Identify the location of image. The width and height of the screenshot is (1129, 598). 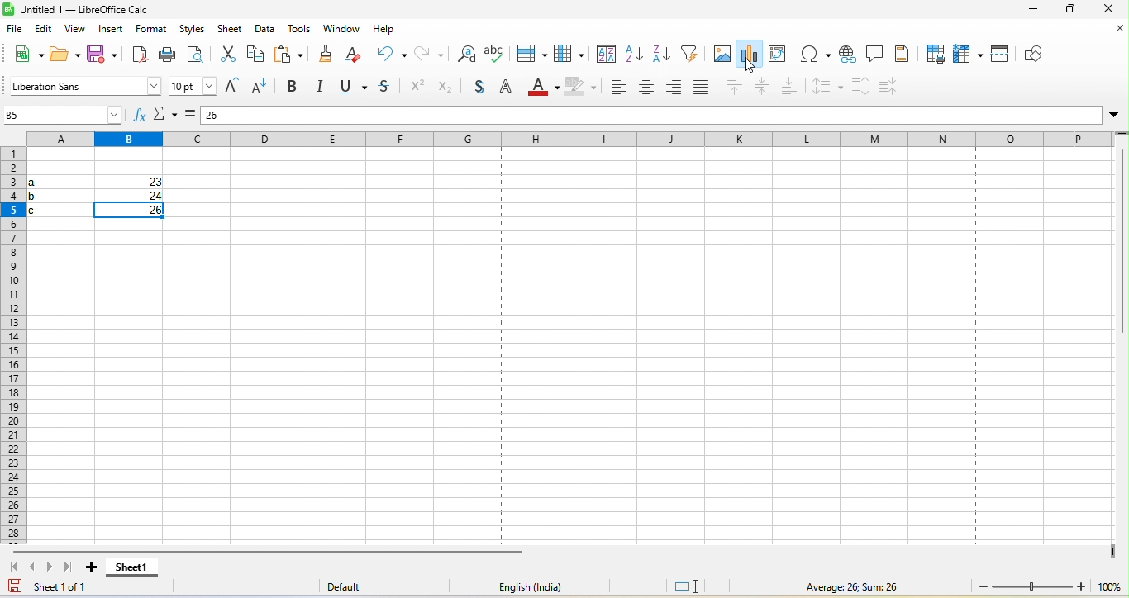
(719, 52).